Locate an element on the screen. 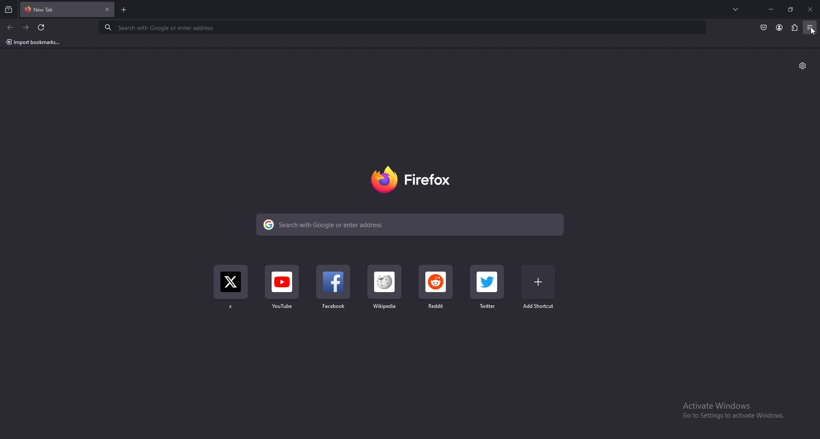 The width and height of the screenshot is (820, 439). application menu is located at coordinates (810, 26).